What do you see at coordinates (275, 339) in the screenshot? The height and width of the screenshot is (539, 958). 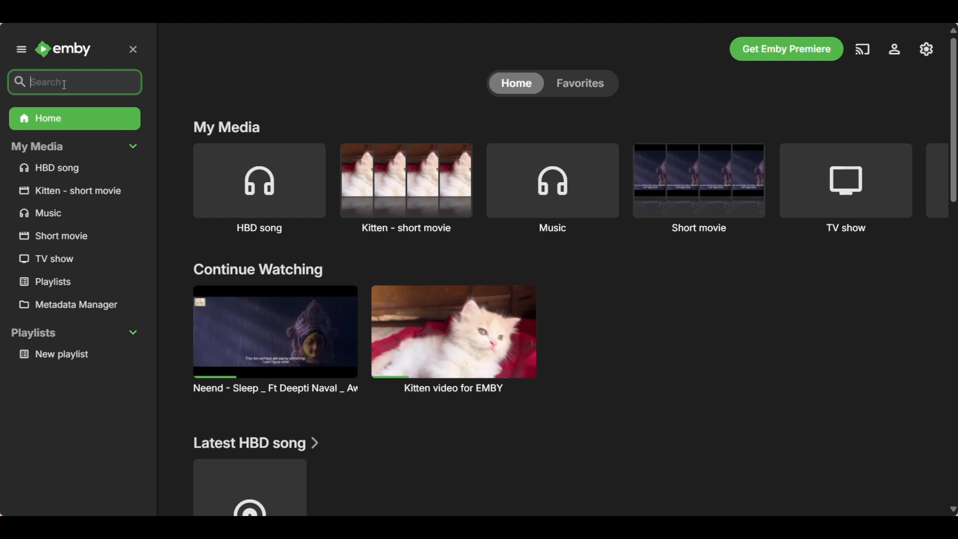 I see `Preview and title of media files under above mention section` at bounding box center [275, 339].